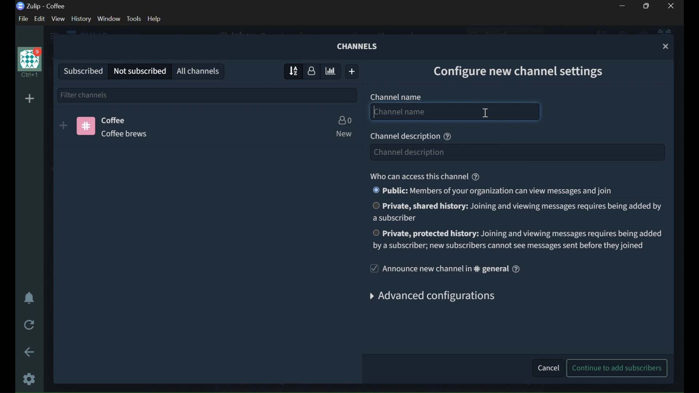 This screenshot has width=699, height=393. I want to click on CHANNEL DESCRIPTION, so click(404, 137).